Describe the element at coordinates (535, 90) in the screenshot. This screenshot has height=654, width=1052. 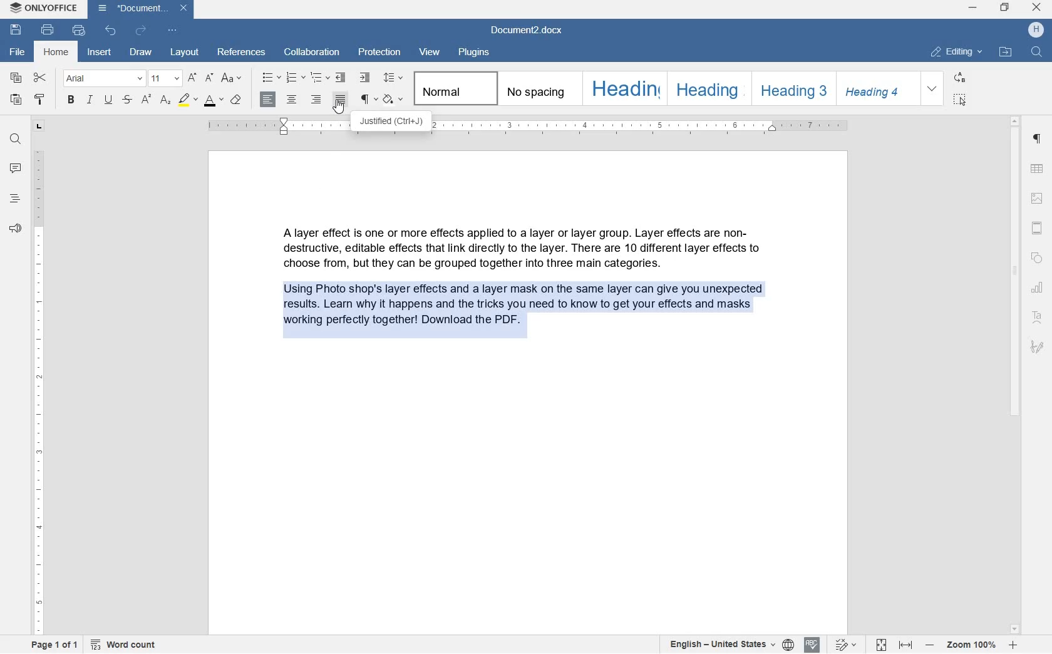
I see `NO SPACING` at that location.